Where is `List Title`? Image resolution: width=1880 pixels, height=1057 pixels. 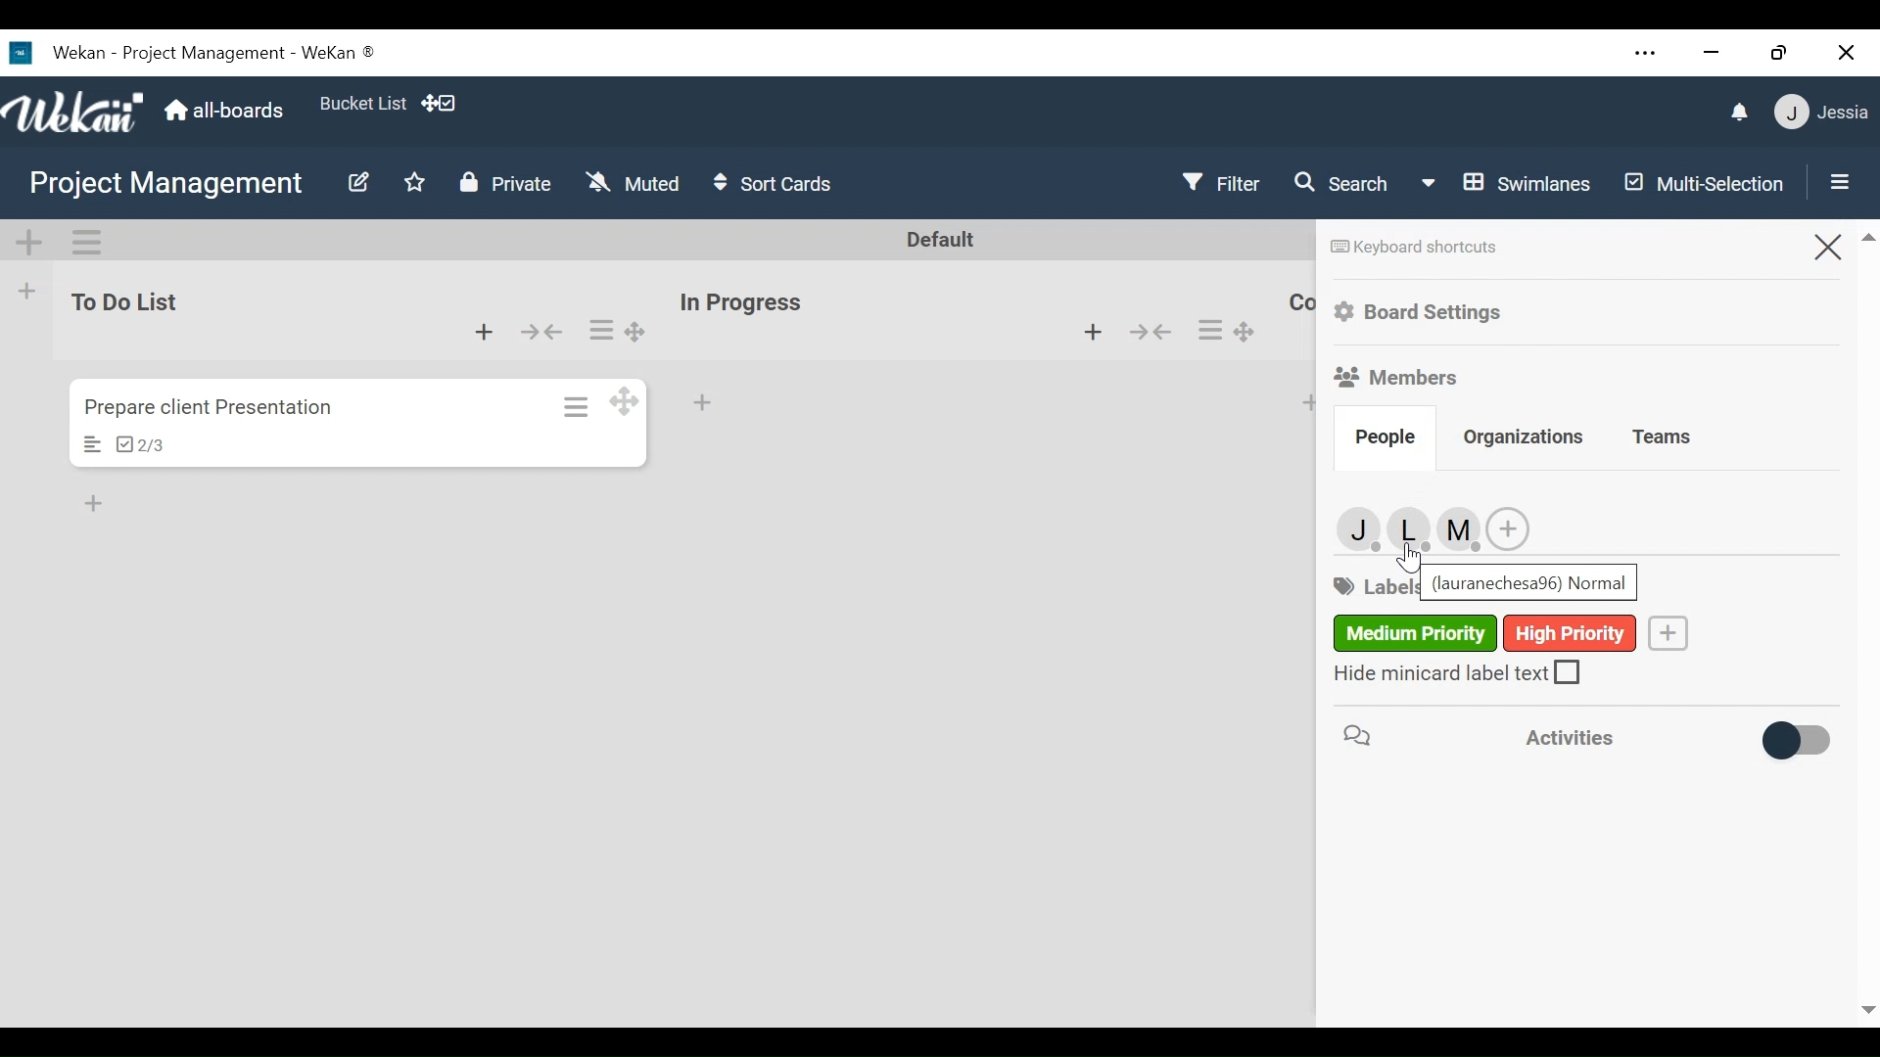 List Title is located at coordinates (739, 303).